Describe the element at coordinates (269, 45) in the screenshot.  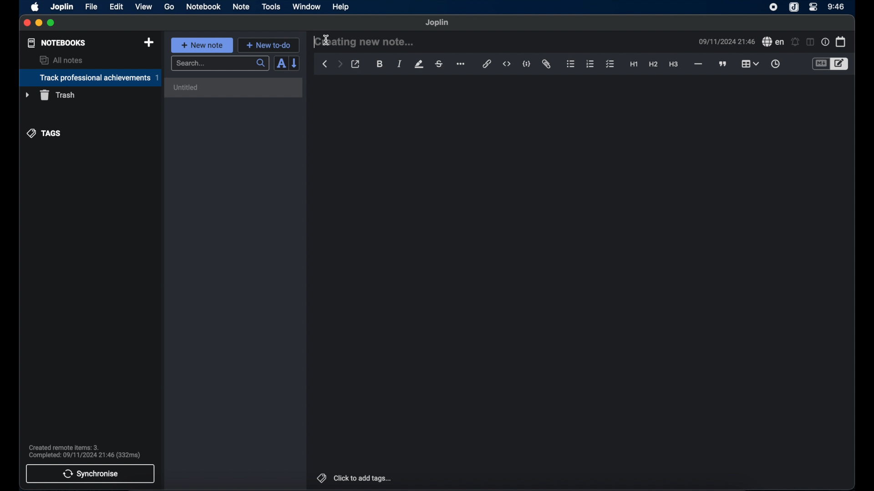
I see `new to-do` at that location.